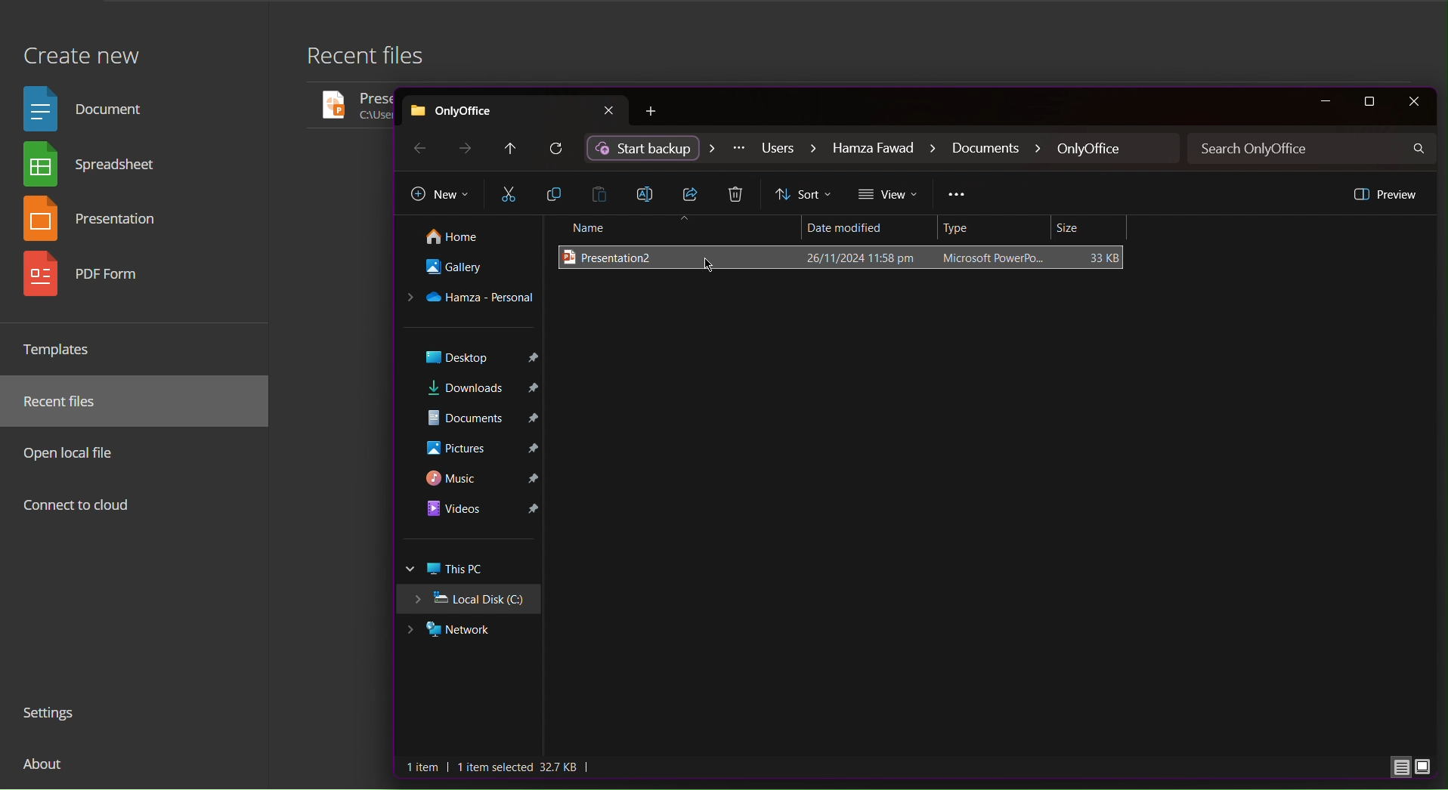 The image size is (1448, 790). I want to click on Share, so click(694, 194).